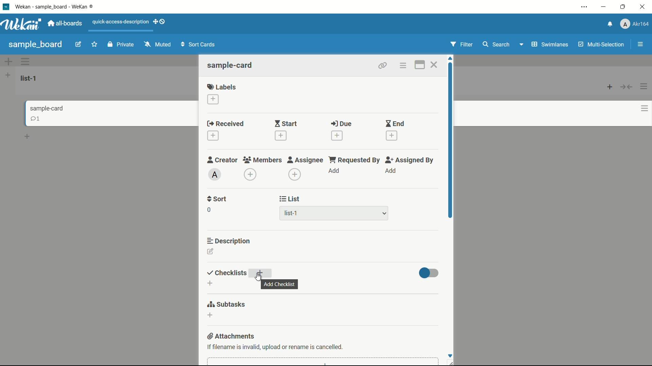 The height and width of the screenshot is (366, 652). I want to click on members, so click(264, 161).